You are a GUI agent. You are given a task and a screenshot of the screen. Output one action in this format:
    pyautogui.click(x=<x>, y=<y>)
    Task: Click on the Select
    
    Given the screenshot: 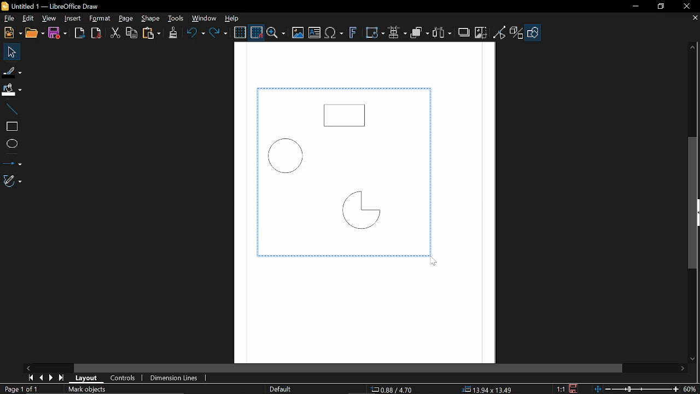 What is the action you would take?
    pyautogui.click(x=10, y=52)
    